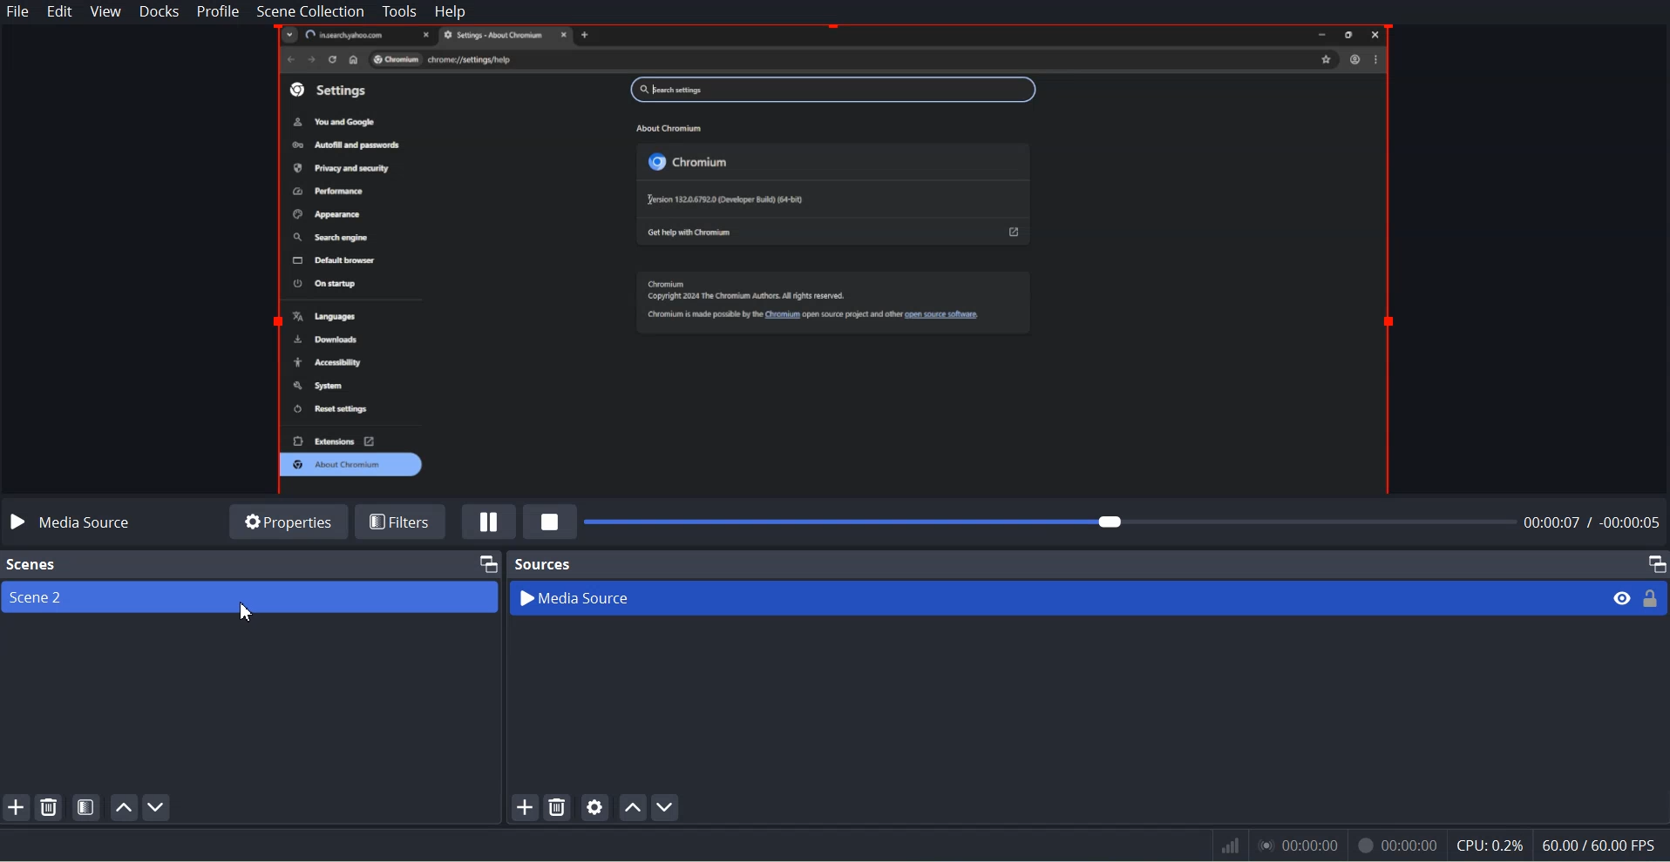 Image resolution: width=1670 pixels, height=862 pixels. Describe the element at coordinates (157, 808) in the screenshot. I see `Move Scene down` at that location.